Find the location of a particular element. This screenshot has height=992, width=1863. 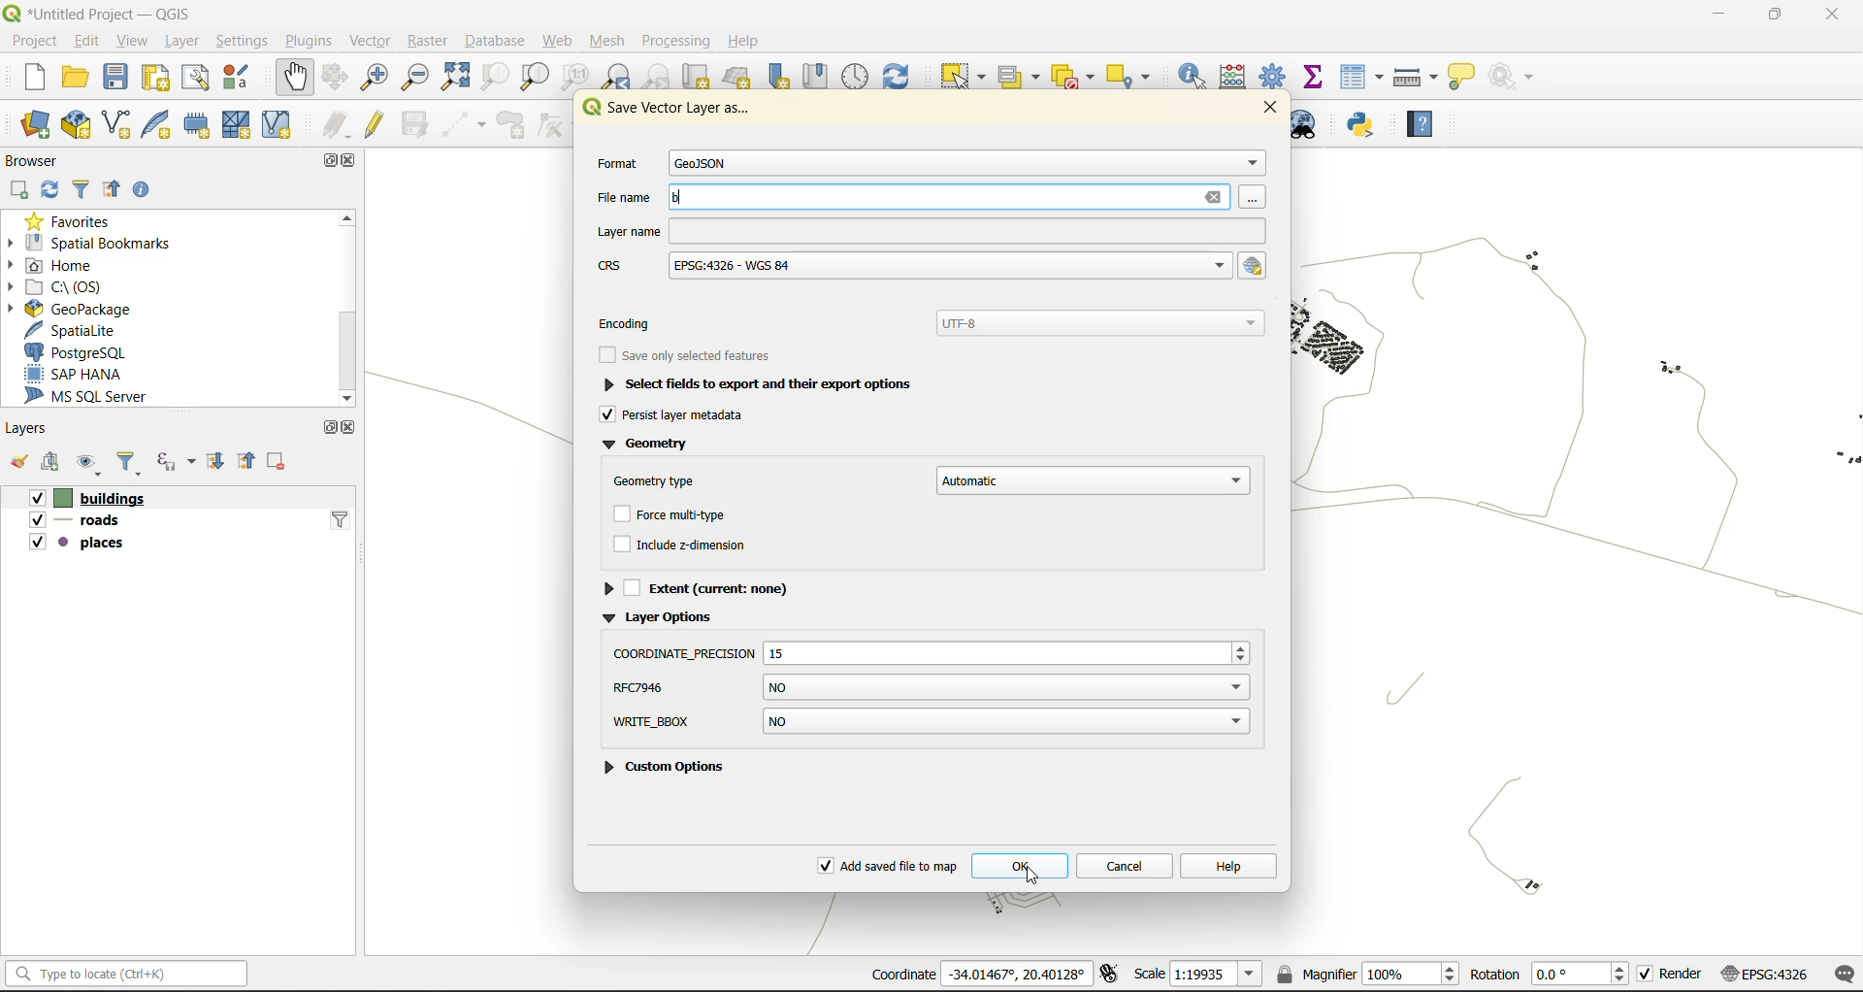

vector is located at coordinates (376, 43).